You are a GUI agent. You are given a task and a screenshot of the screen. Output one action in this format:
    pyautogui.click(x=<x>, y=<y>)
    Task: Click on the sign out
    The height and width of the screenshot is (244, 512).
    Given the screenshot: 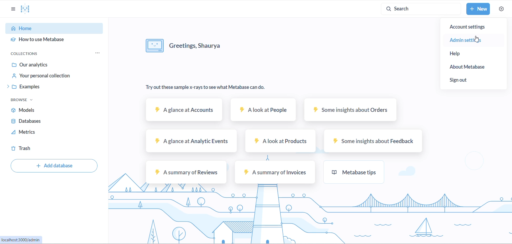 What is the action you would take?
    pyautogui.click(x=468, y=80)
    